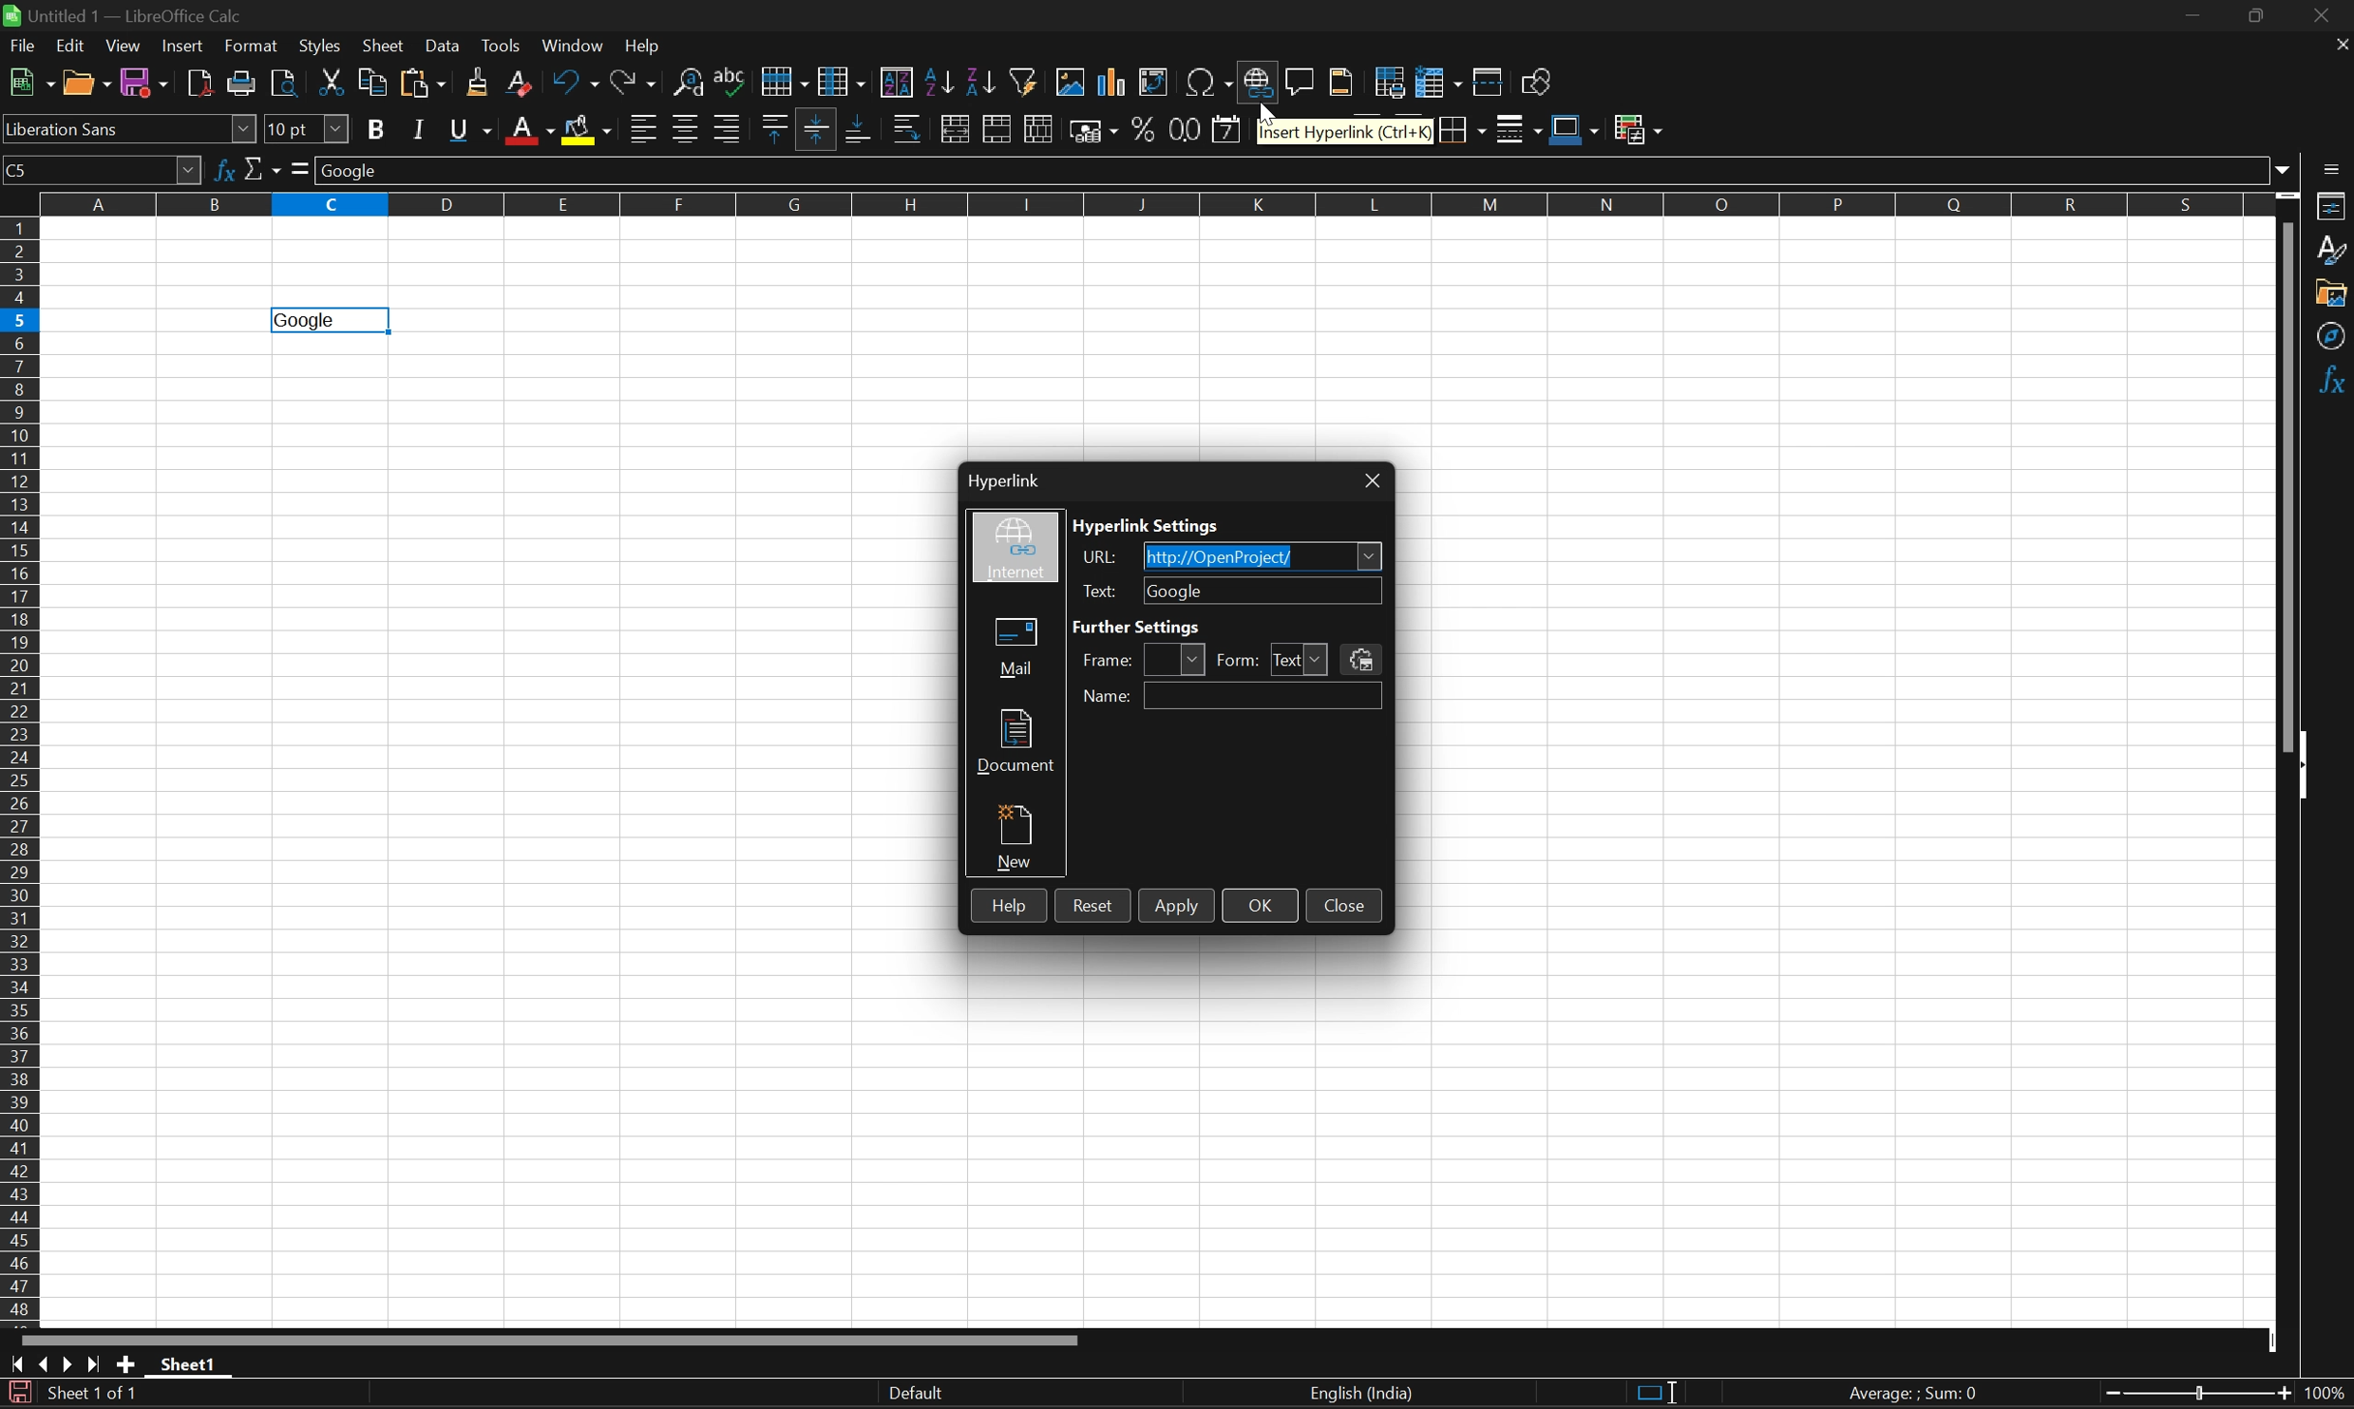  I want to click on Slider, so click(2196, 1396).